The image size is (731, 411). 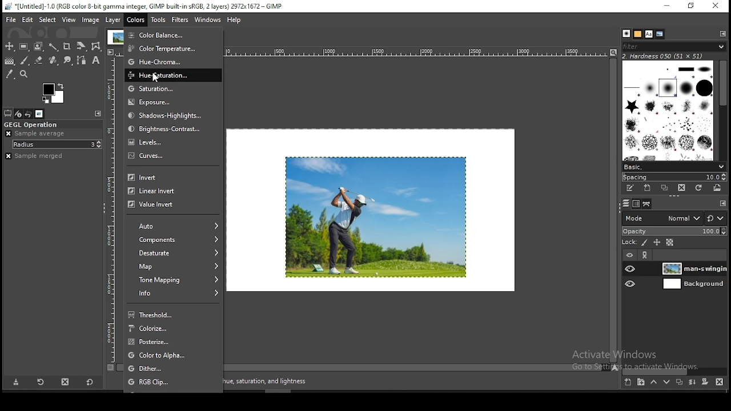 What do you see at coordinates (174, 341) in the screenshot?
I see `posterize` at bounding box center [174, 341].